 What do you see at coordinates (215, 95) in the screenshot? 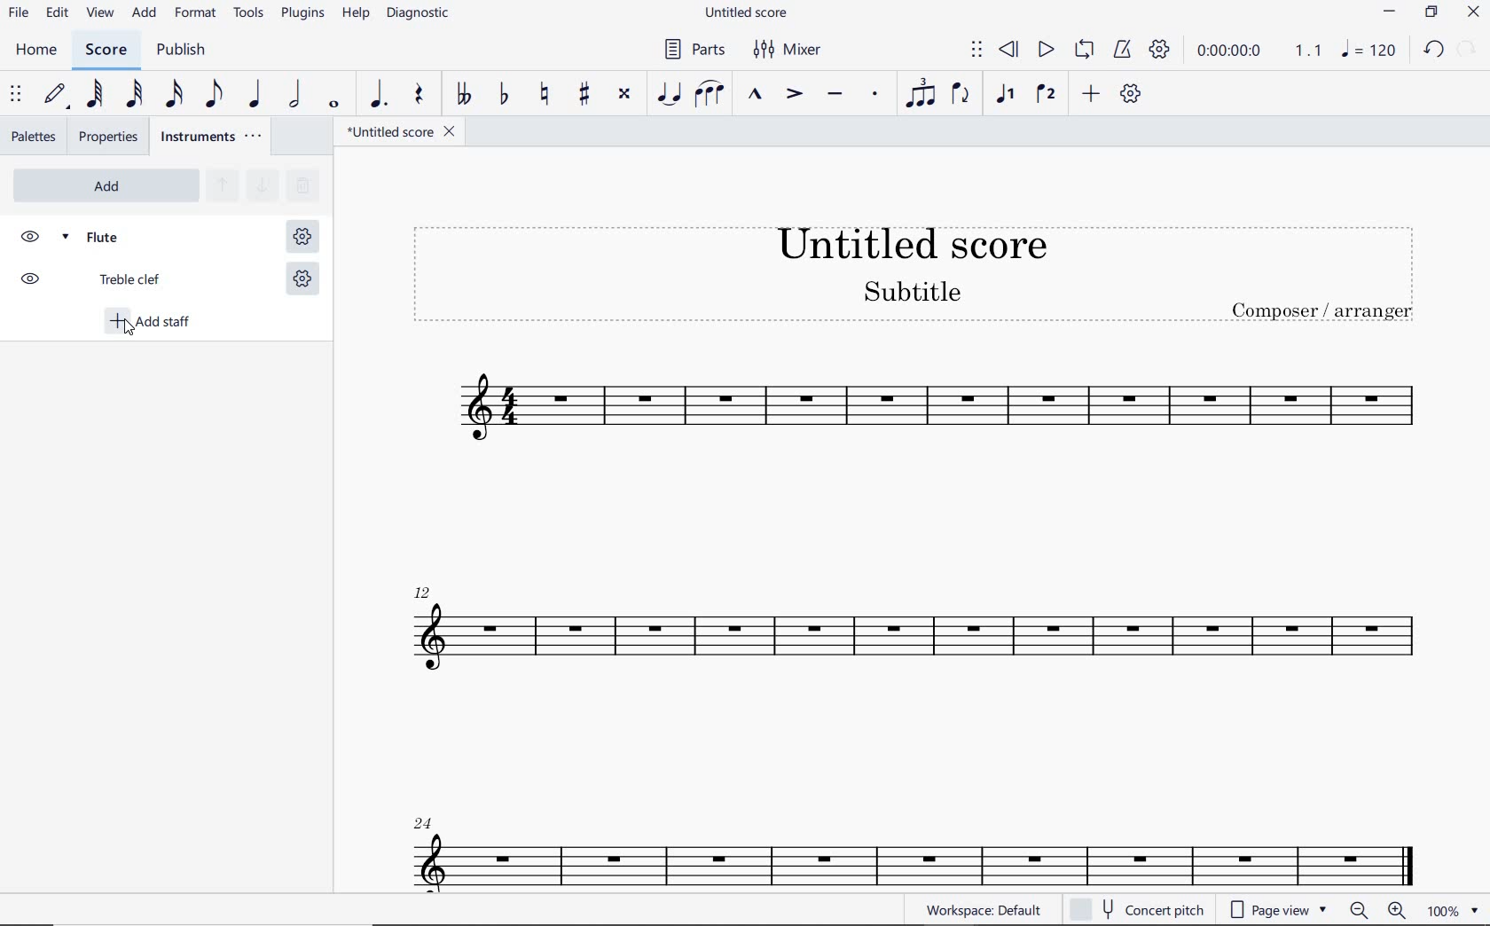
I see `EIGHTH NOTE` at bounding box center [215, 95].